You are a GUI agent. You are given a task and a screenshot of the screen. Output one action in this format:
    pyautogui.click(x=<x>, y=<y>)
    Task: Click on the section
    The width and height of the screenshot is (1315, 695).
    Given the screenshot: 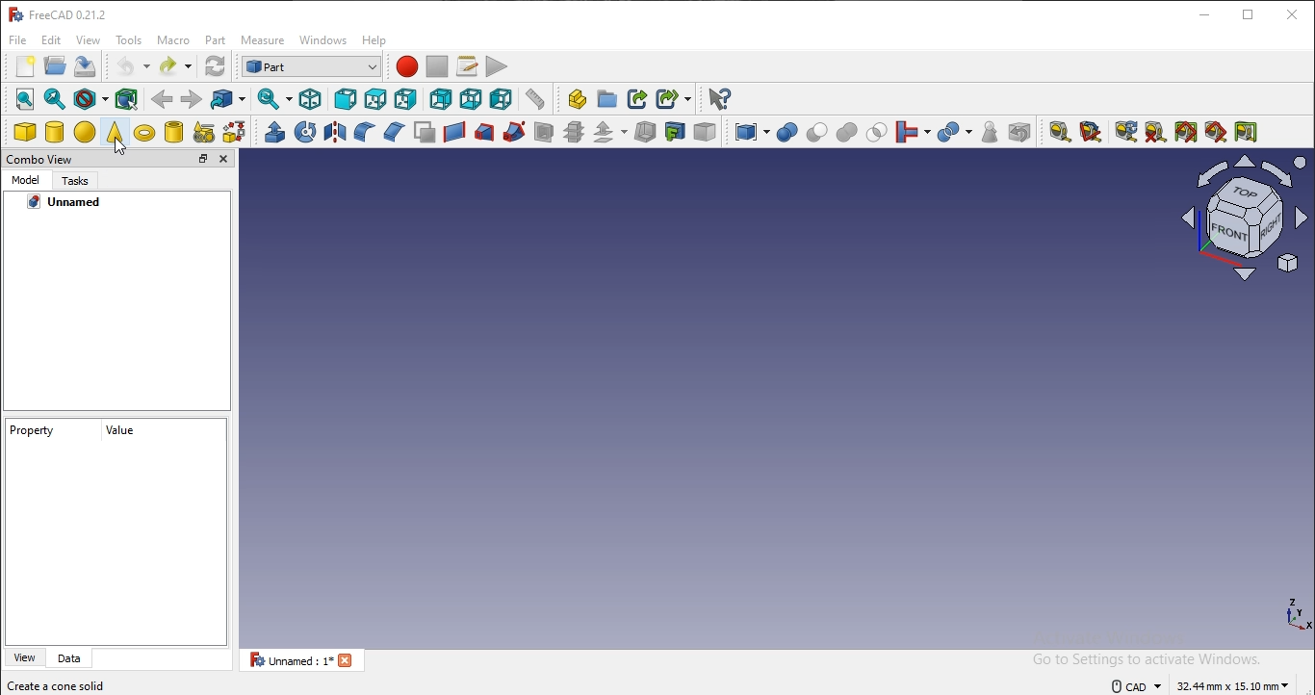 What is the action you would take?
    pyautogui.click(x=544, y=132)
    